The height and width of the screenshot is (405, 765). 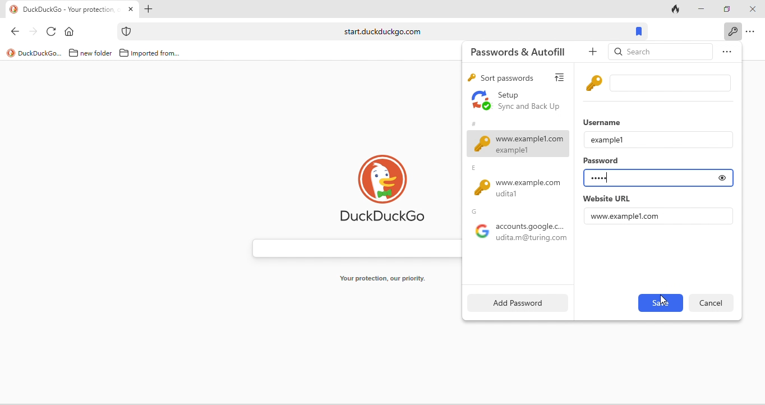 What do you see at coordinates (722, 178) in the screenshot?
I see `toggle show or hide password` at bounding box center [722, 178].